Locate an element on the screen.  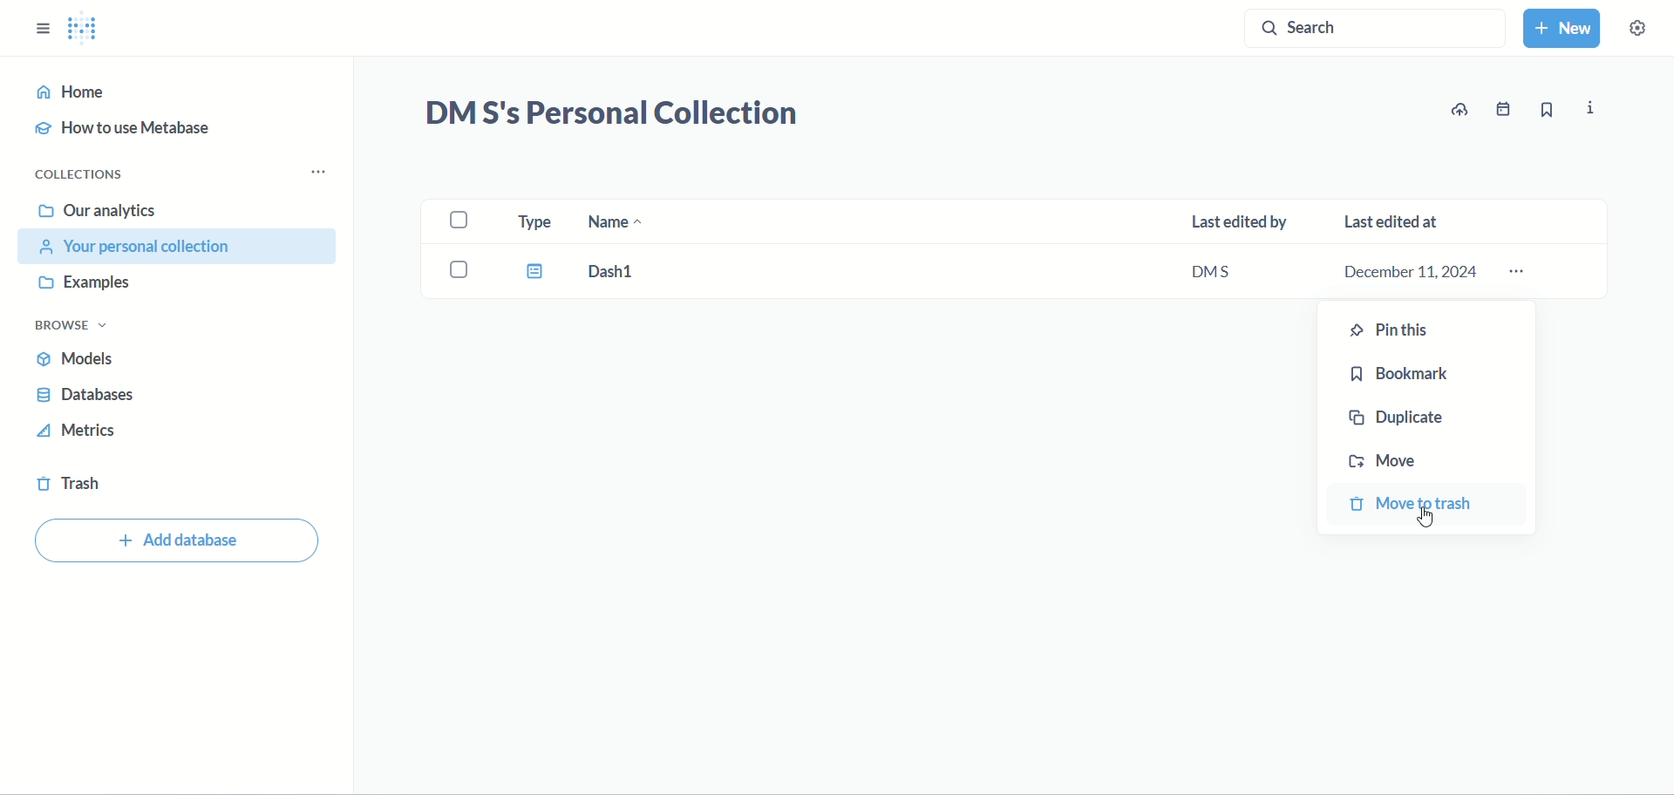
event is located at coordinates (1506, 109).